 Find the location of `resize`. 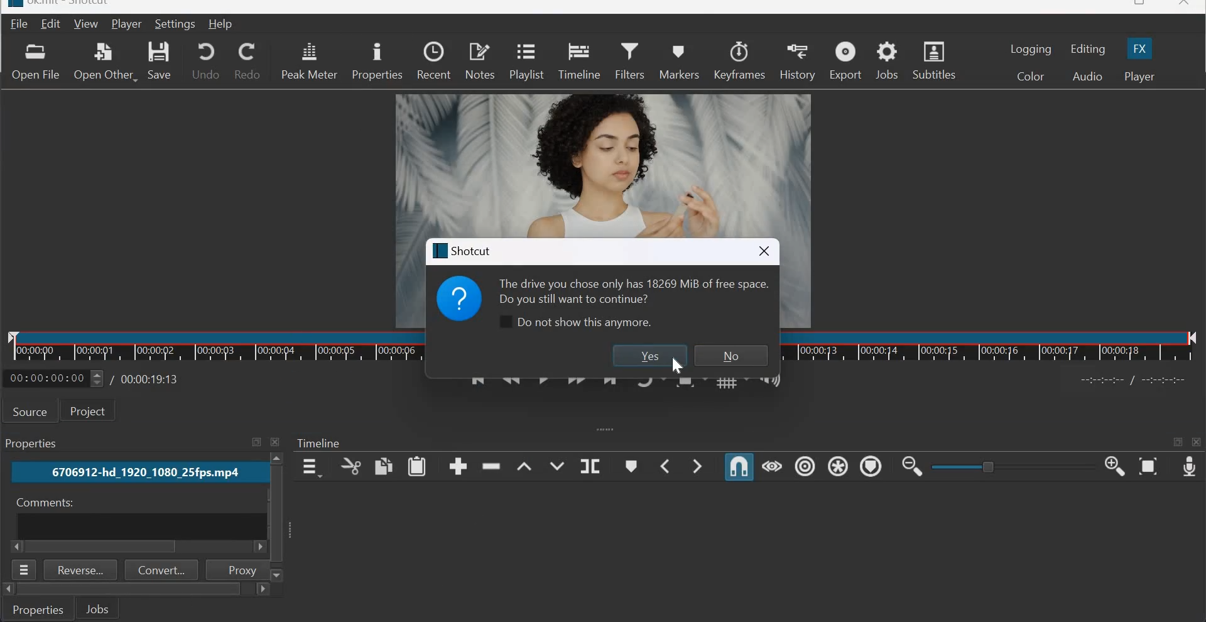

resize is located at coordinates (1137, 4).